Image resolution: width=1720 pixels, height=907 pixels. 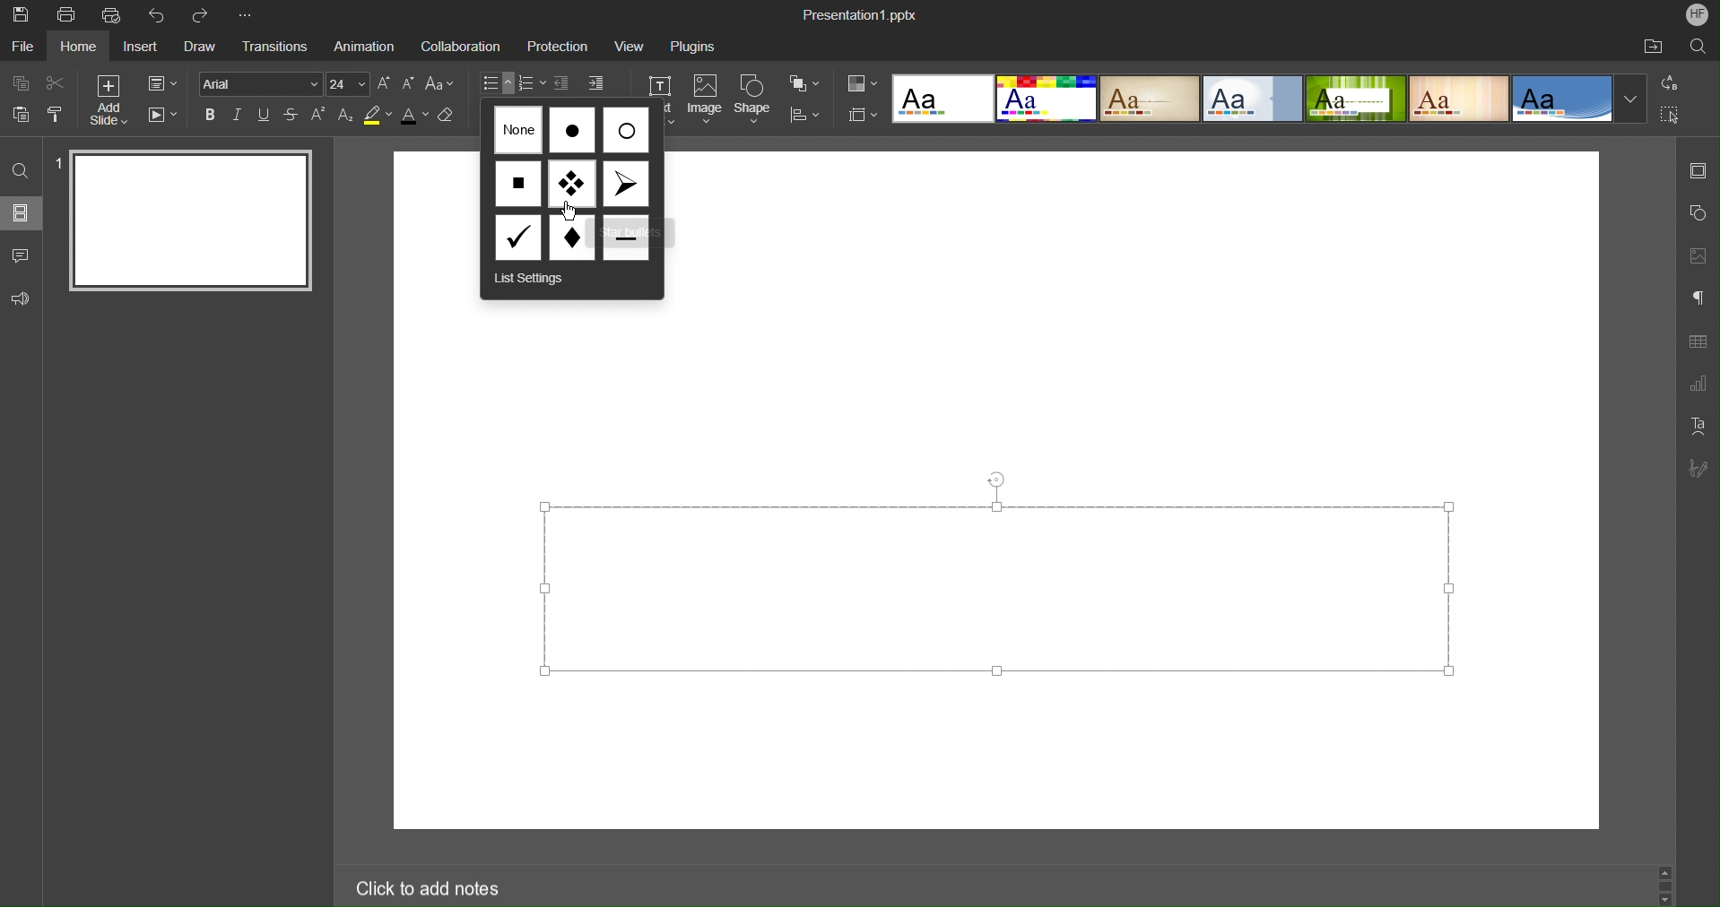 What do you see at coordinates (569, 211) in the screenshot?
I see `cursor` at bounding box center [569, 211].